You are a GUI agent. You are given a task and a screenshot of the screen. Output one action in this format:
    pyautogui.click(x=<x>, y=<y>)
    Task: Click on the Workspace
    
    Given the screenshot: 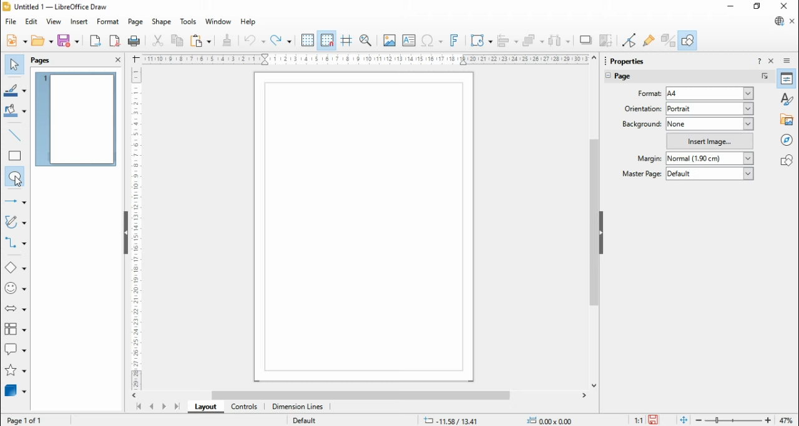 What is the action you would take?
    pyautogui.click(x=365, y=227)
    